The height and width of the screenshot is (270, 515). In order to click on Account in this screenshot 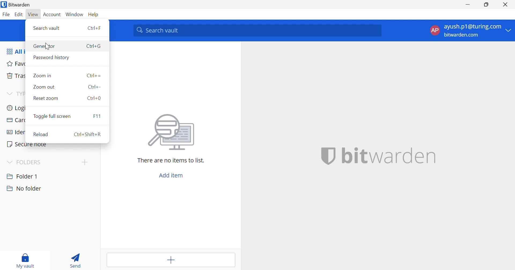, I will do `click(52, 14)`.